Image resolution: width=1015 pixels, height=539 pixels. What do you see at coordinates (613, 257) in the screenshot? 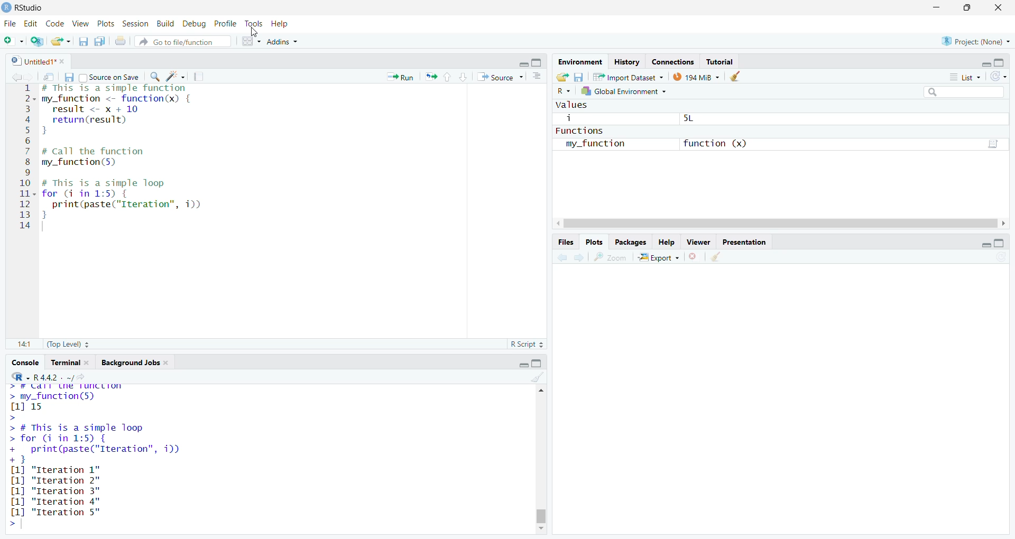
I see `view a larger version of the plot in new window` at bounding box center [613, 257].